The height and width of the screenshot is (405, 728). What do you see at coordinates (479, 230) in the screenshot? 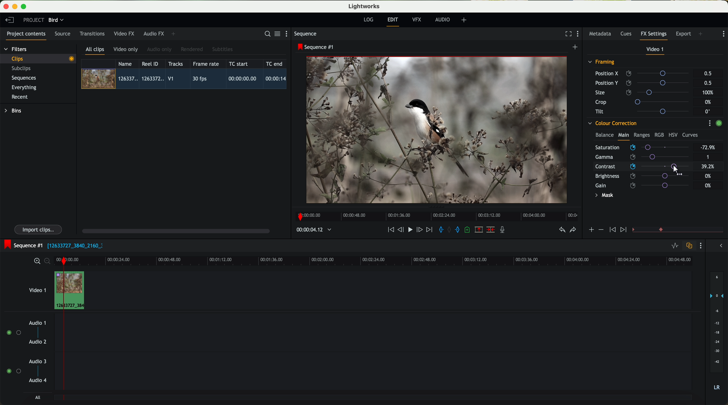
I see `remove the marked section` at bounding box center [479, 230].